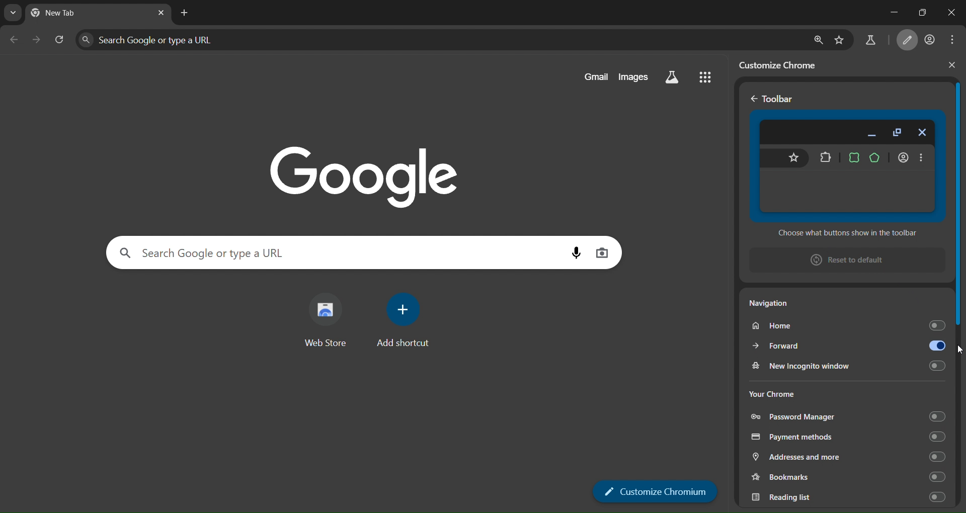 This screenshot has width=966, height=513. I want to click on restore down, so click(918, 12).